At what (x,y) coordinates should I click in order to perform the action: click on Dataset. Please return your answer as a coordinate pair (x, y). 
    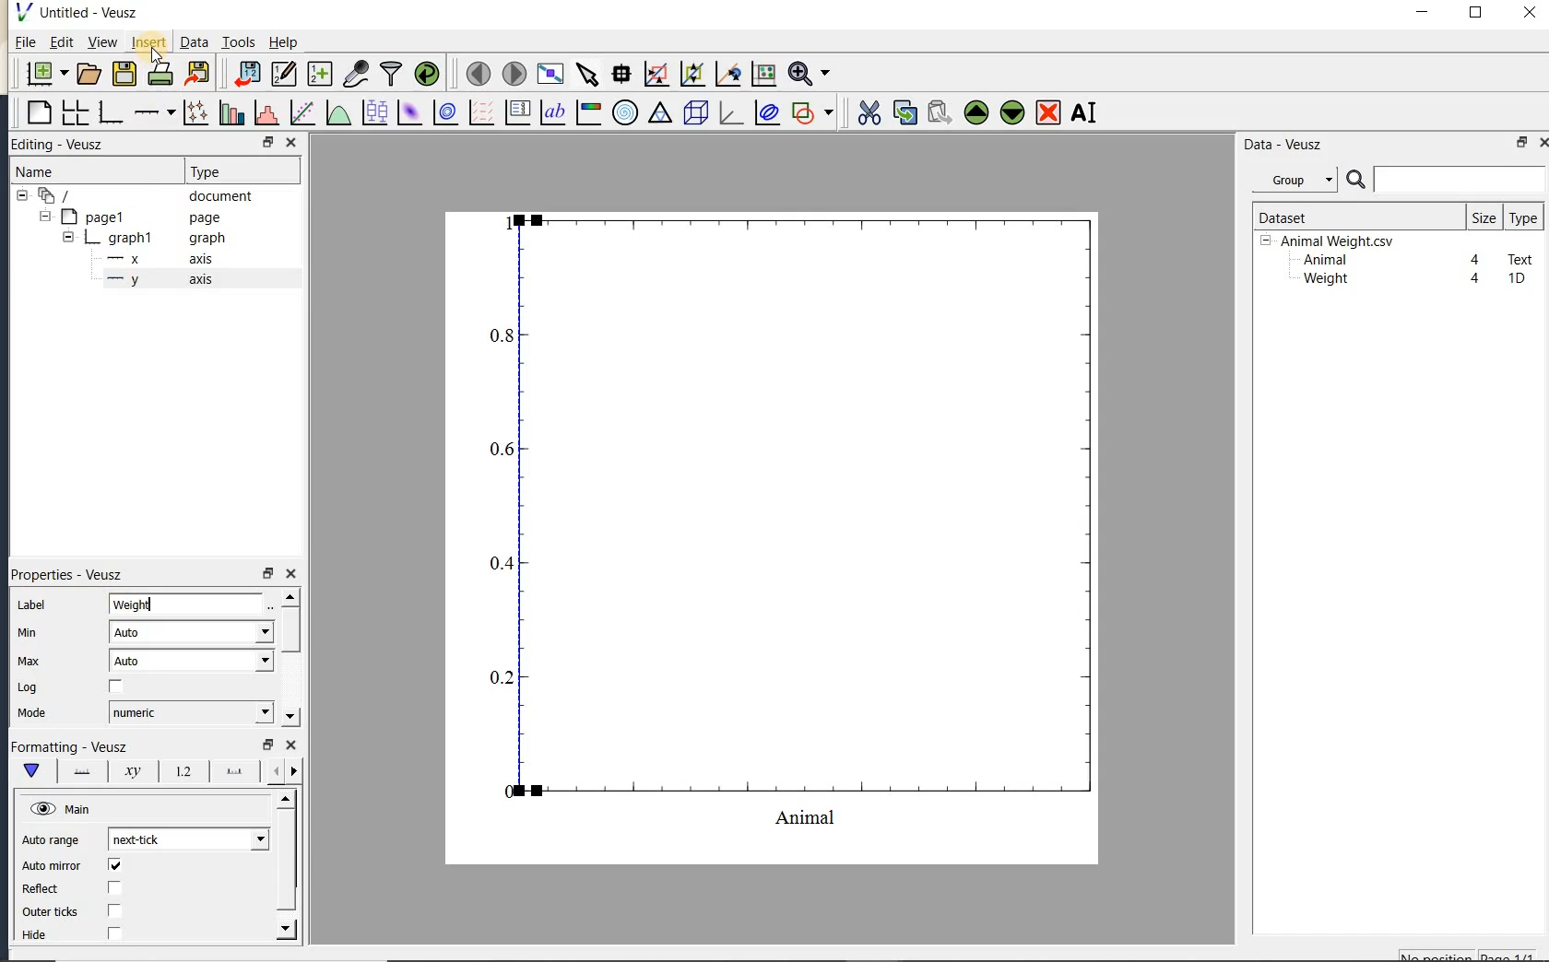
    Looking at the image, I should click on (1351, 217).